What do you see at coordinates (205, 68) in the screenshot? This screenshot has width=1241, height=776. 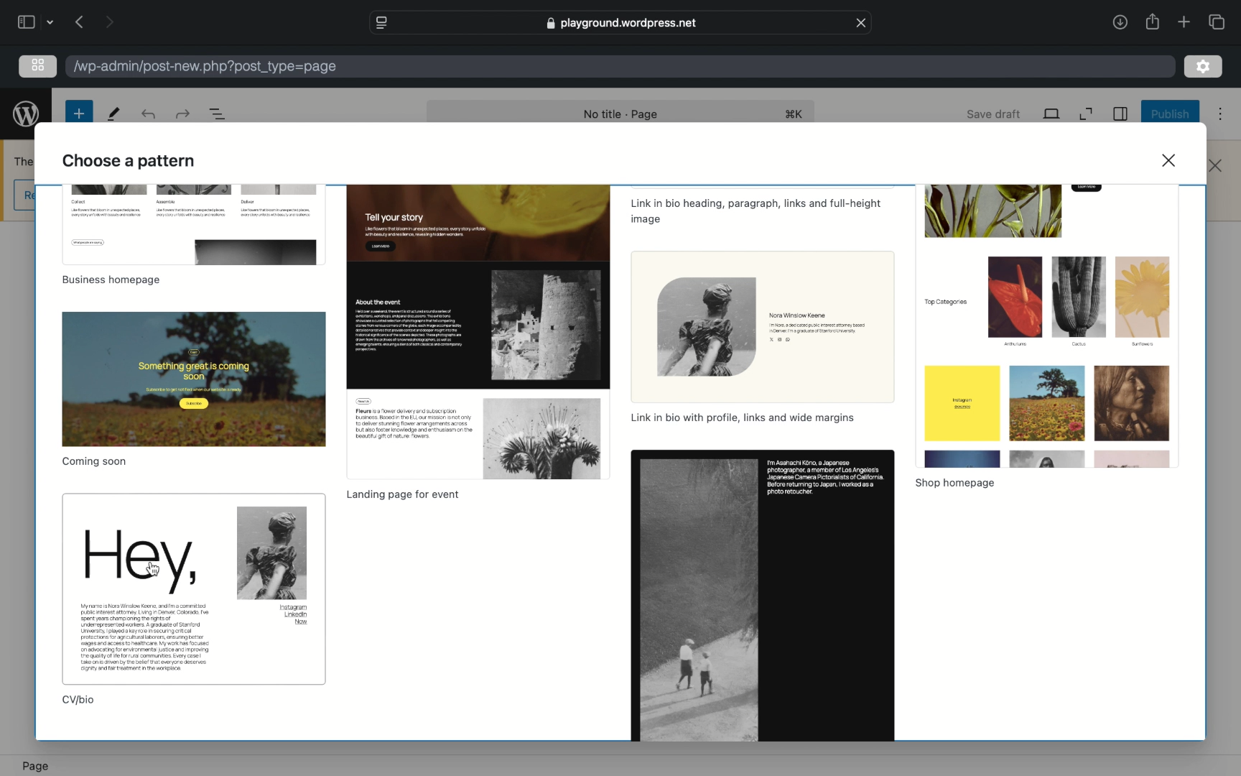 I see `wordpress address` at bounding box center [205, 68].